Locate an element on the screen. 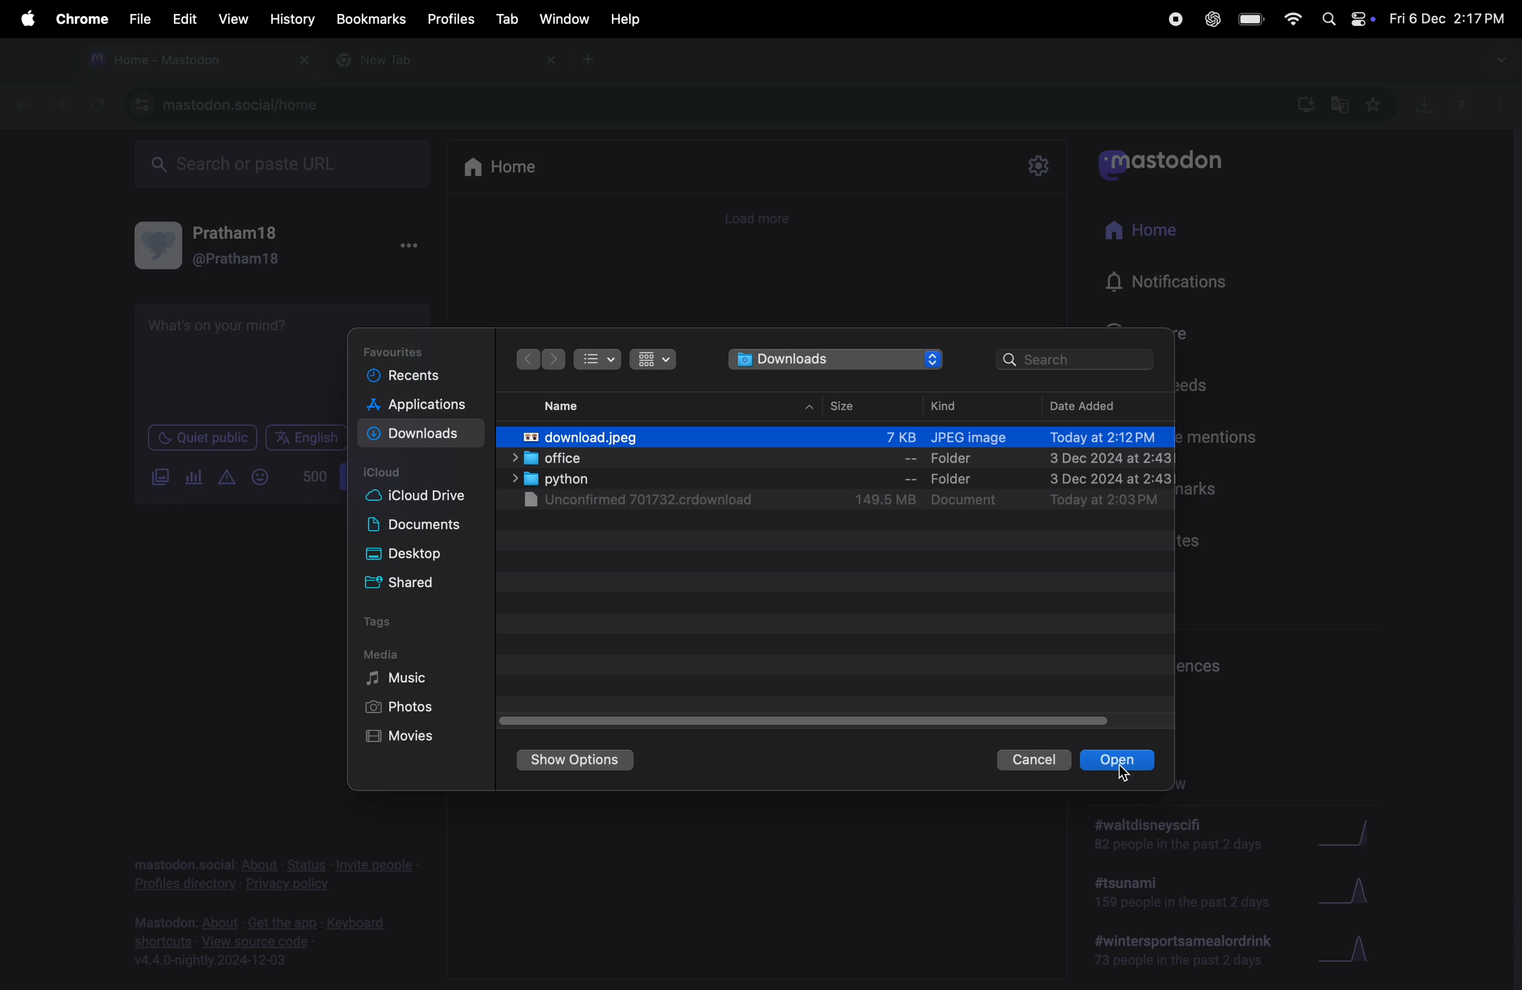 The image size is (1522, 990). bullet list is located at coordinates (596, 359).